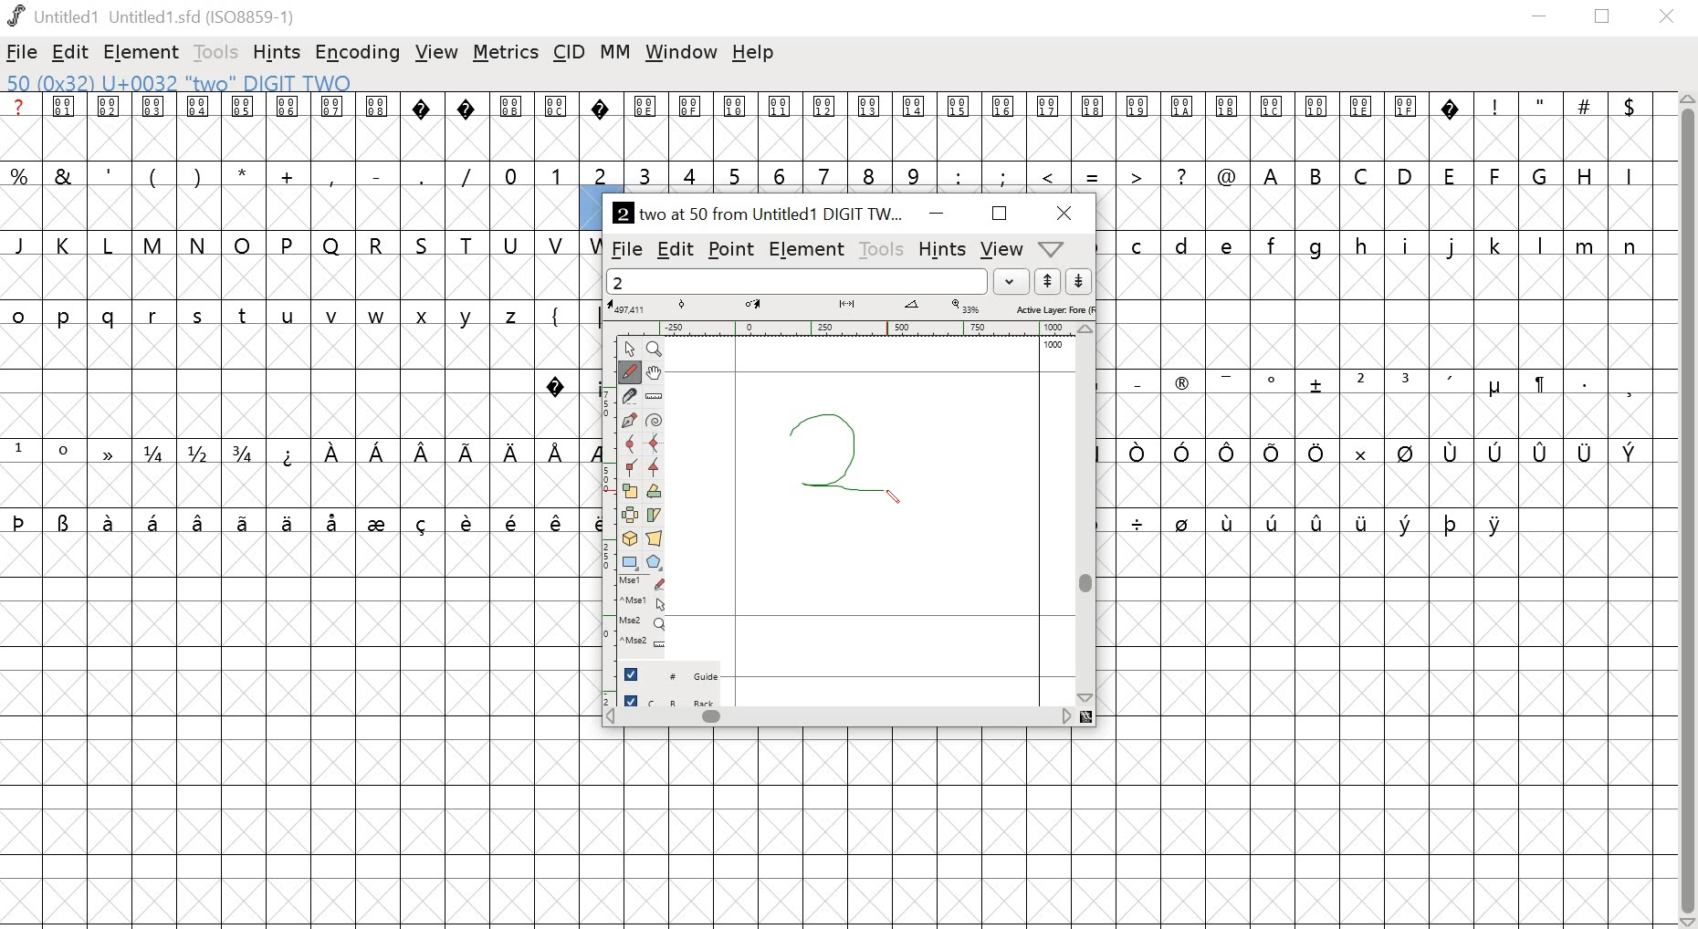  I want to click on measurement, so click(848, 308).